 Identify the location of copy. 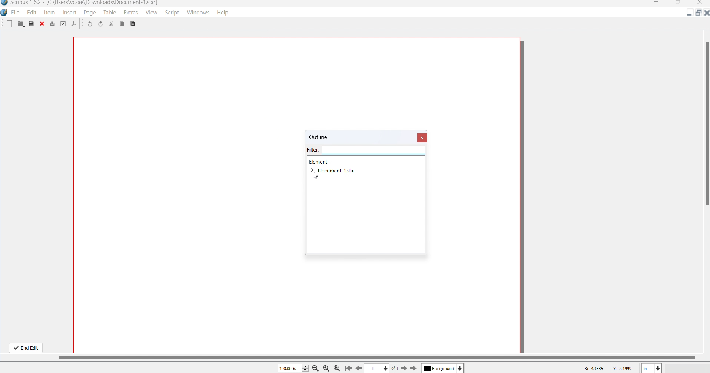
(136, 24).